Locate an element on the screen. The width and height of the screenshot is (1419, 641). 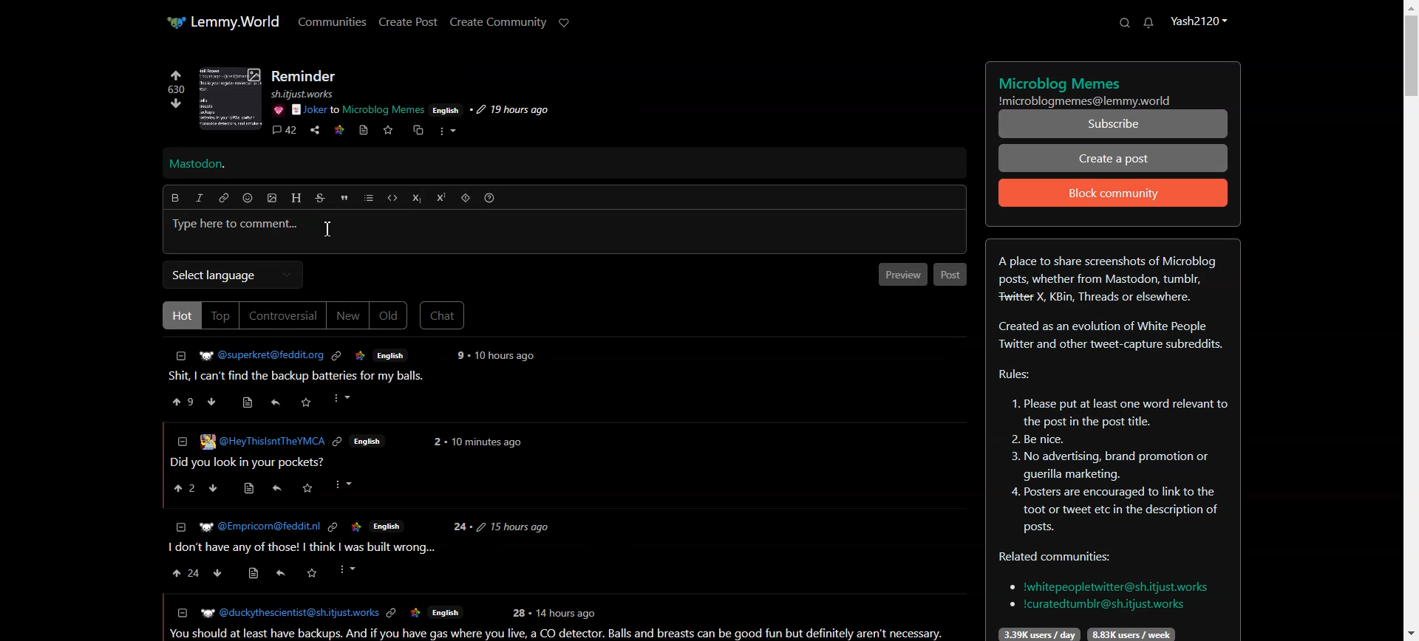
Text is located at coordinates (1114, 87).